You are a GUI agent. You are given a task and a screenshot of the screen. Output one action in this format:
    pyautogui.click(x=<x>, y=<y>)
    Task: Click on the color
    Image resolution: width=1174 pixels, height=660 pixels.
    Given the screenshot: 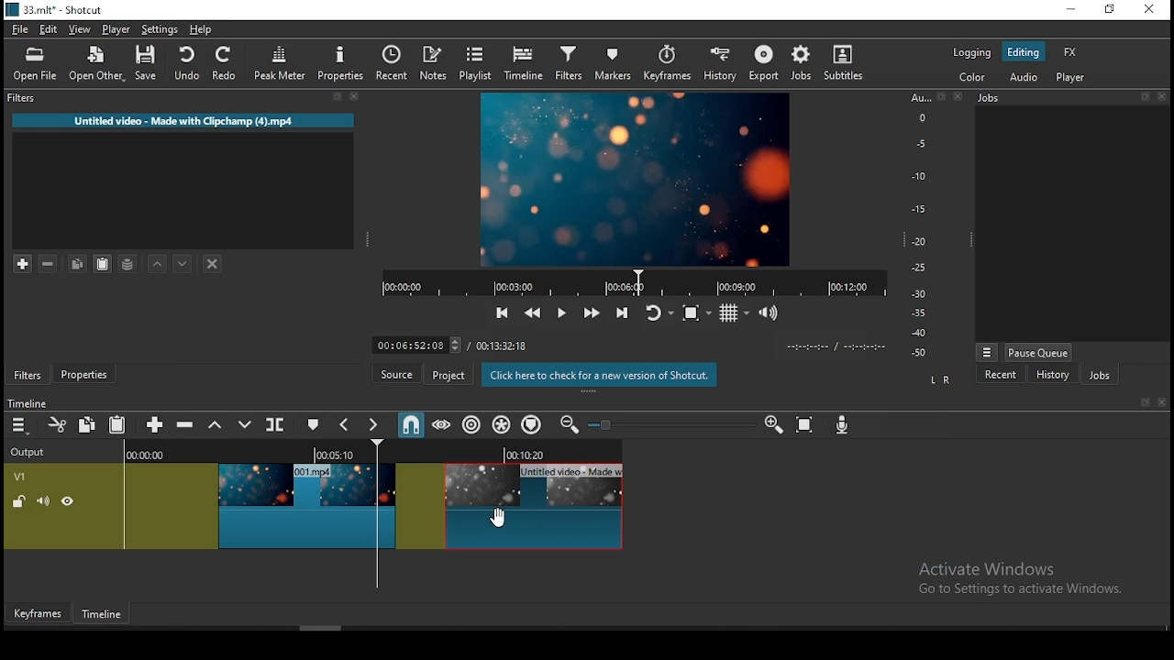 What is the action you would take?
    pyautogui.click(x=964, y=79)
    